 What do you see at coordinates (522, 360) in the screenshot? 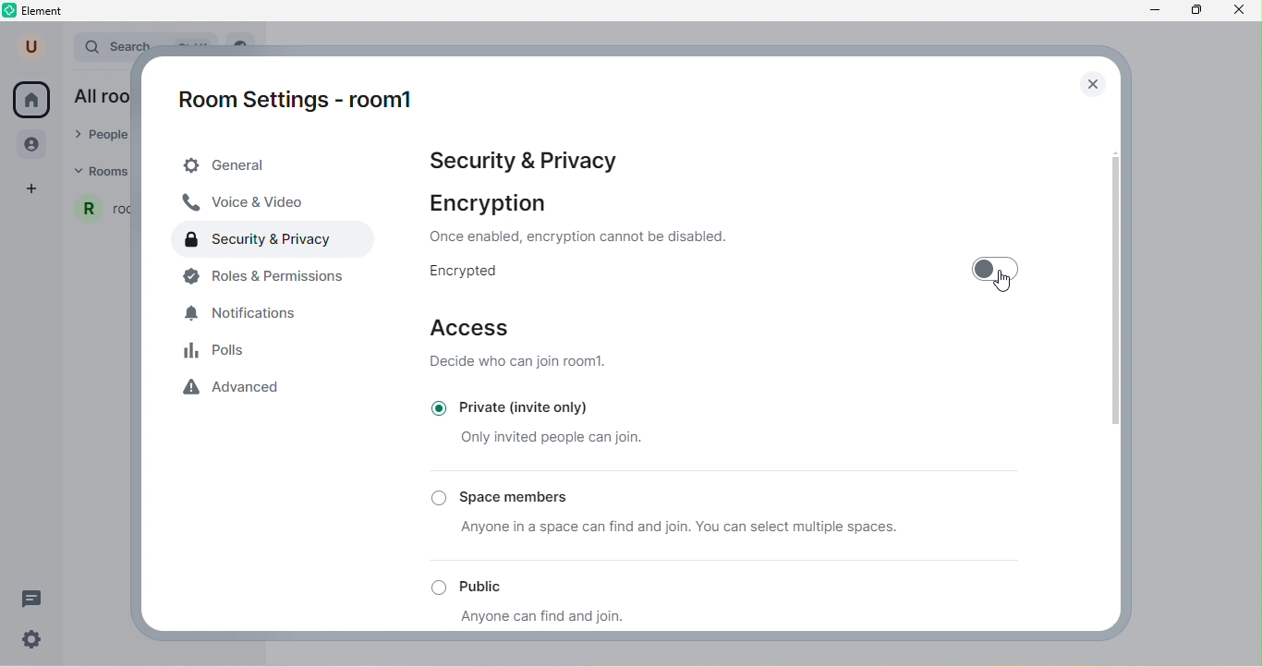
I see `decide who can join` at bounding box center [522, 360].